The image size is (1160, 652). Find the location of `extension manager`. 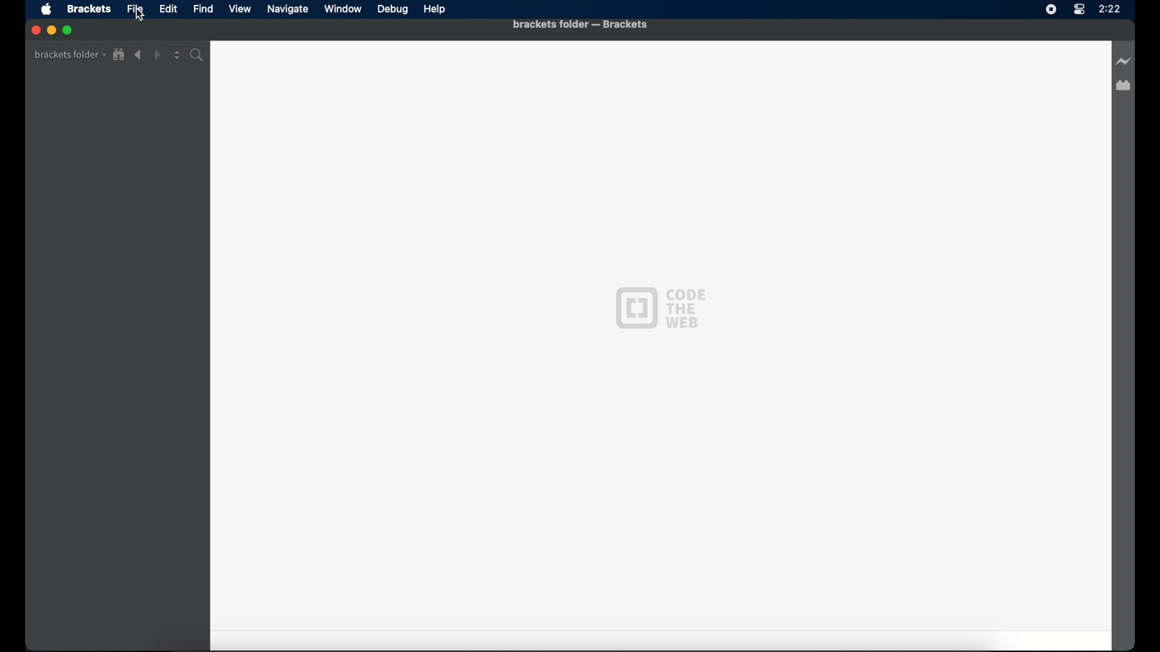

extension manager is located at coordinates (1126, 92).